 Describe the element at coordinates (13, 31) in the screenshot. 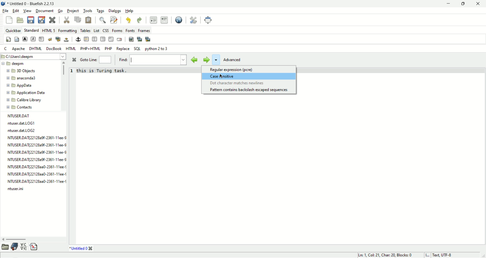

I see `quickbar` at that location.